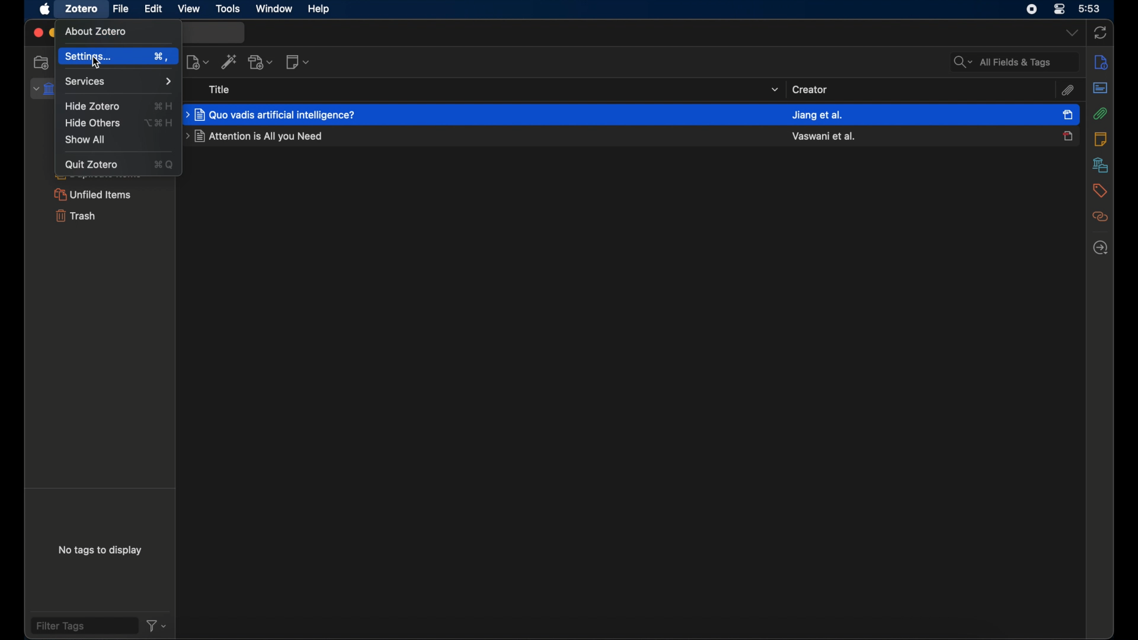  I want to click on new collection, so click(41, 63).